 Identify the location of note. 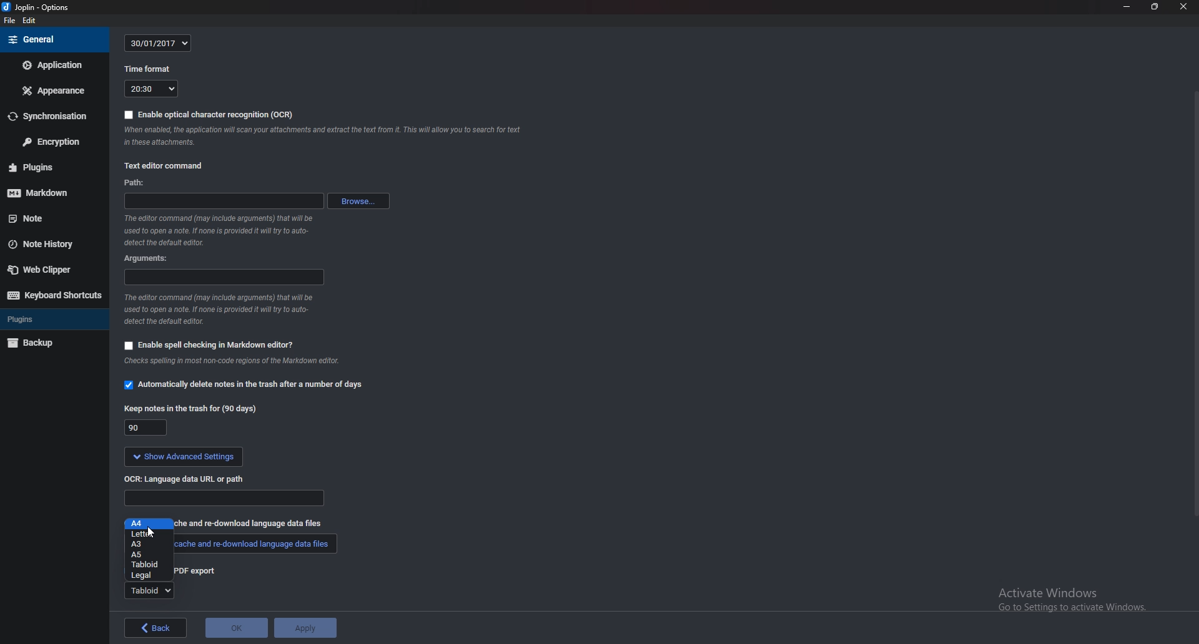
(324, 137).